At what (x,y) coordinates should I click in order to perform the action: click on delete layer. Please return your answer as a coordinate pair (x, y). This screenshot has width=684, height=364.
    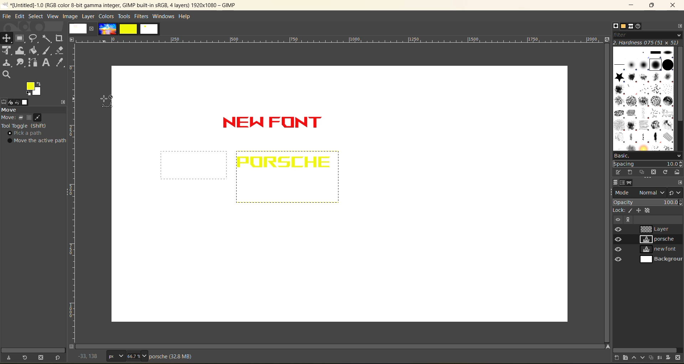
    Looking at the image, I should click on (680, 358).